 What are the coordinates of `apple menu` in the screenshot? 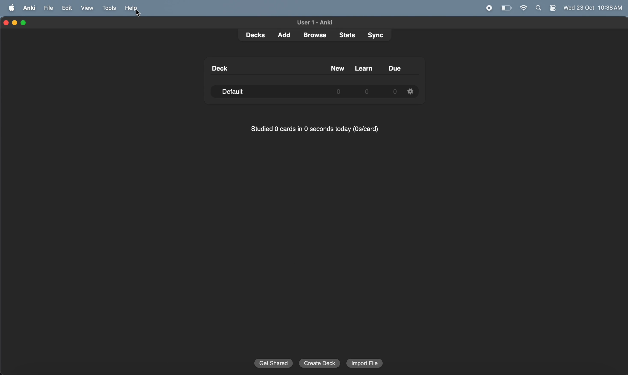 It's located at (10, 8).